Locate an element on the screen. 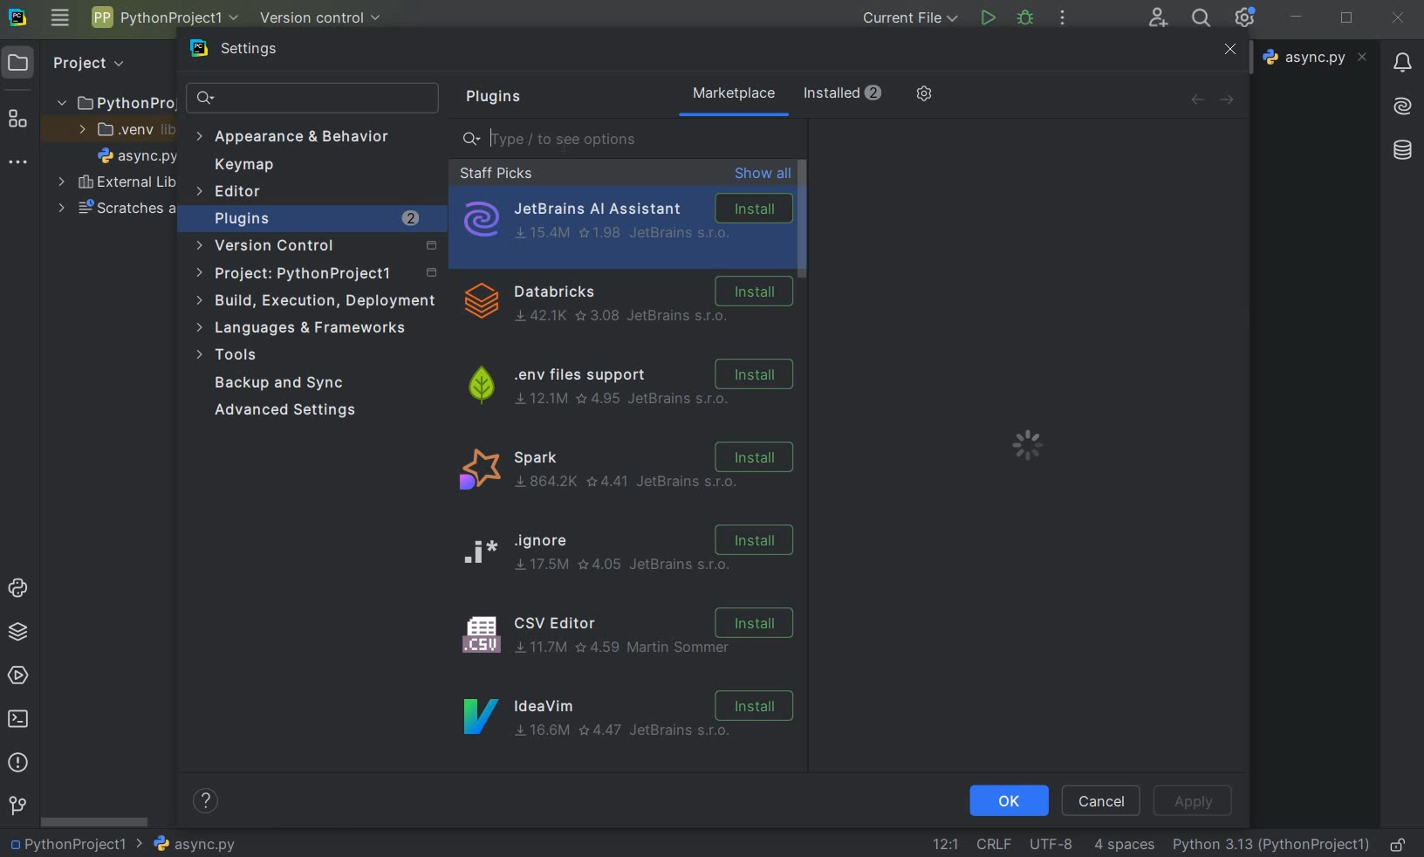 The height and width of the screenshot is (857, 1424). Project is located at coordinates (88, 64).